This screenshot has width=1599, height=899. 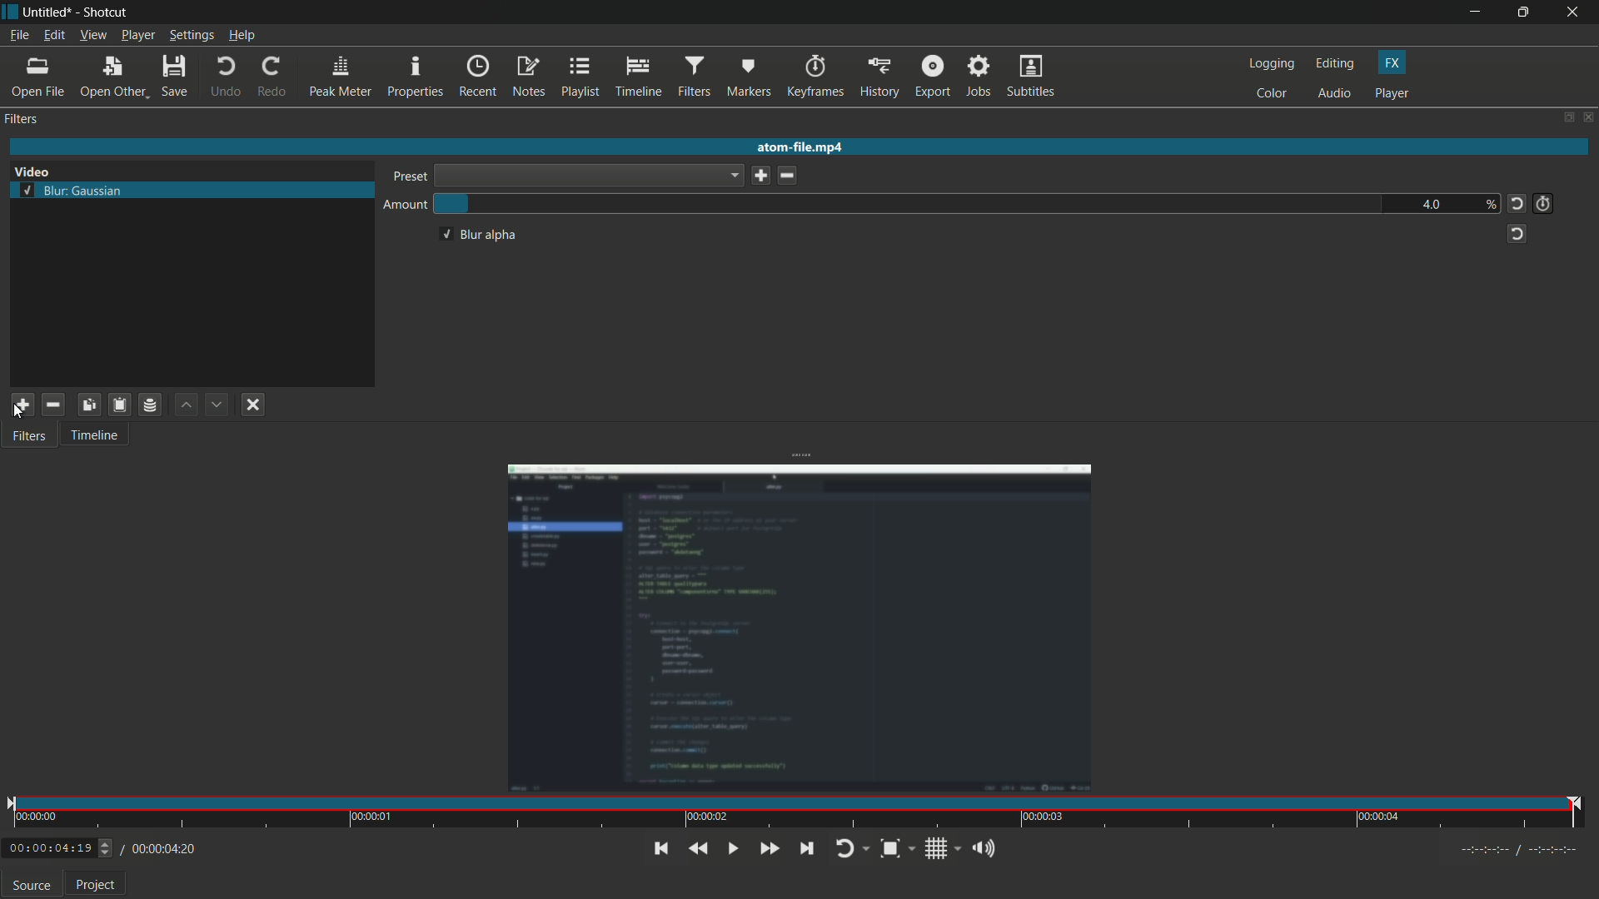 What do you see at coordinates (223, 77) in the screenshot?
I see `undo` at bounding box center [223, 77].